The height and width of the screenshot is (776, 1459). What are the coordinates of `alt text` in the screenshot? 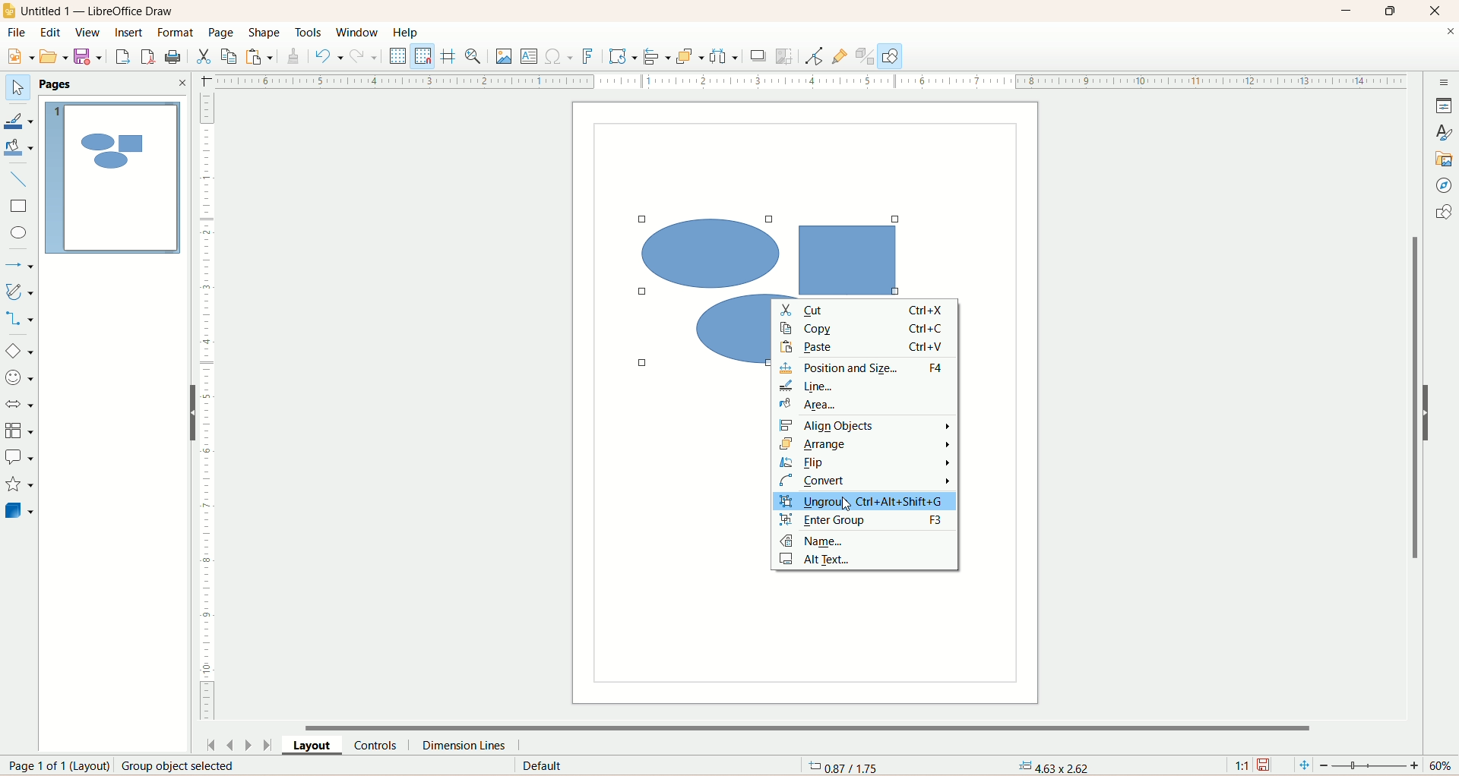 It's located at (822, 560).